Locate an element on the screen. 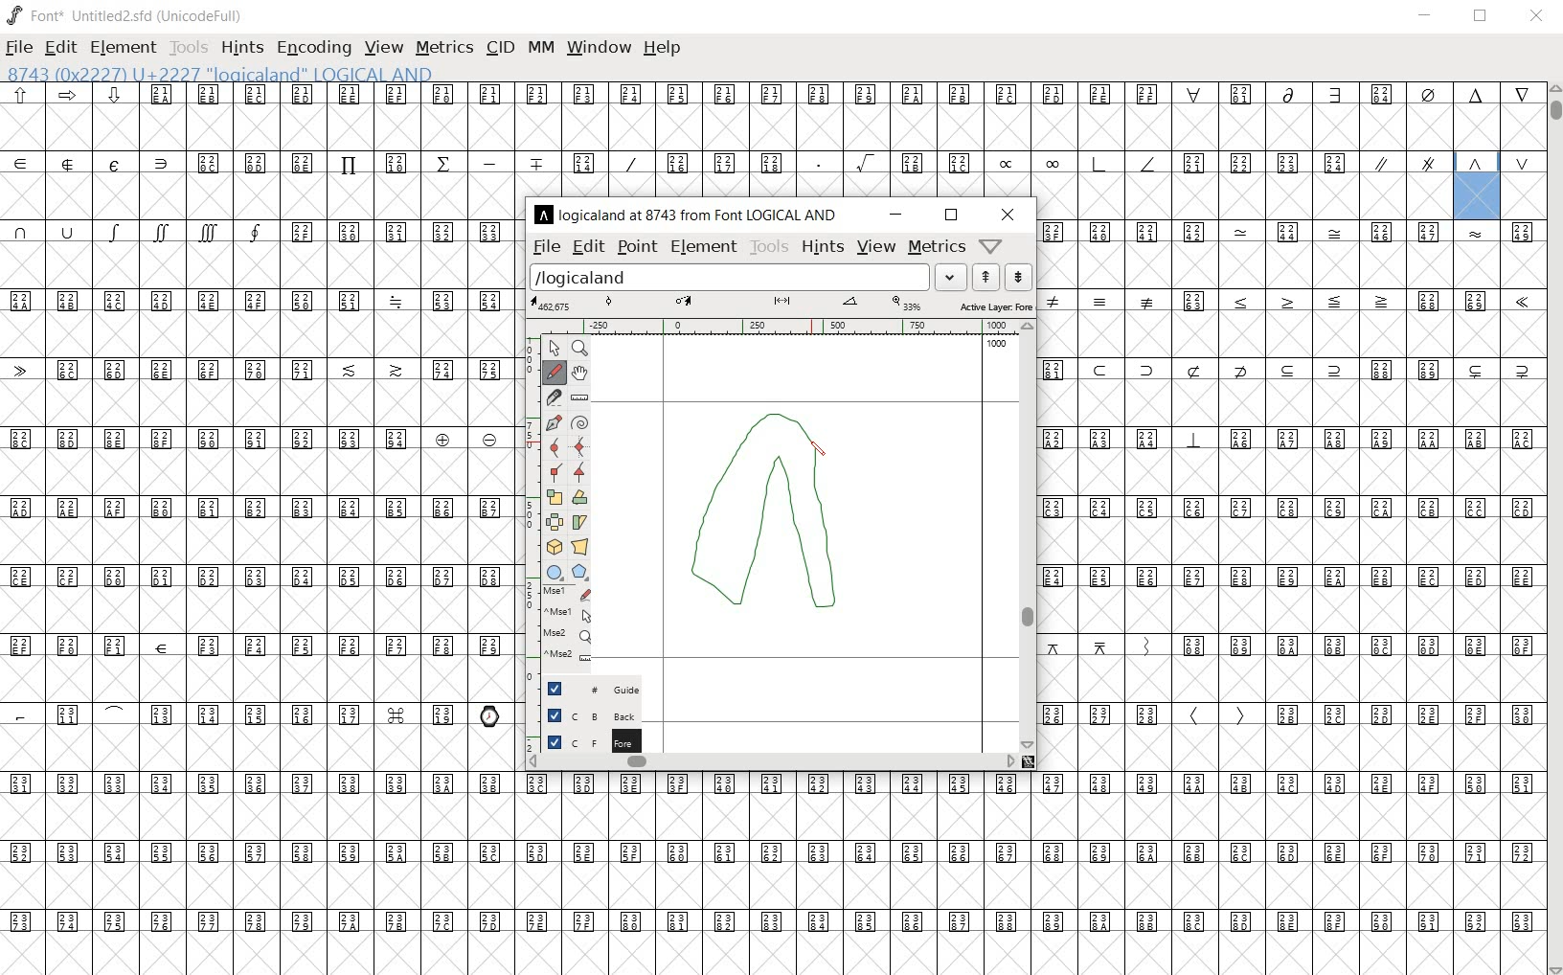 The height and width of the screenshot is (975, 1563). add a curve point always either horizontal or vertical is located at coordinates (580, 445).